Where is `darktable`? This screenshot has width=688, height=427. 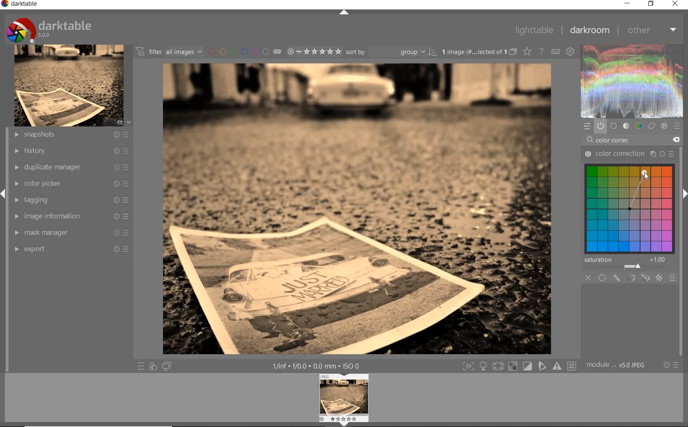 darktable is located at coordinates (50, 29).